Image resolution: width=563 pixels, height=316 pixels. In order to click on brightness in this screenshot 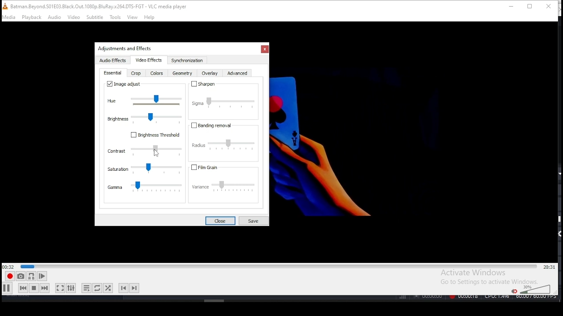, I will do `click(144, 117)`.